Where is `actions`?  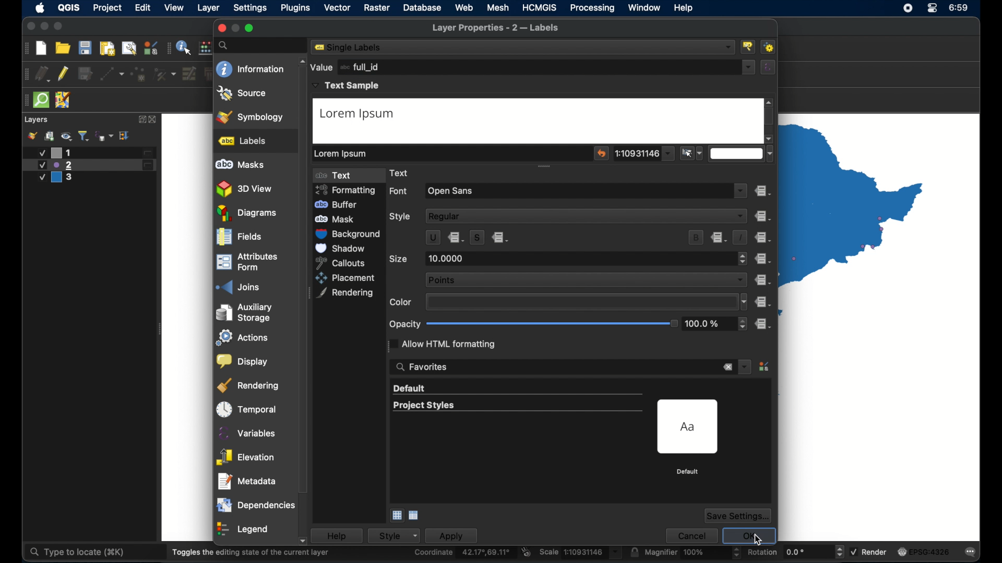 actions is located at coordinates (244, 335).